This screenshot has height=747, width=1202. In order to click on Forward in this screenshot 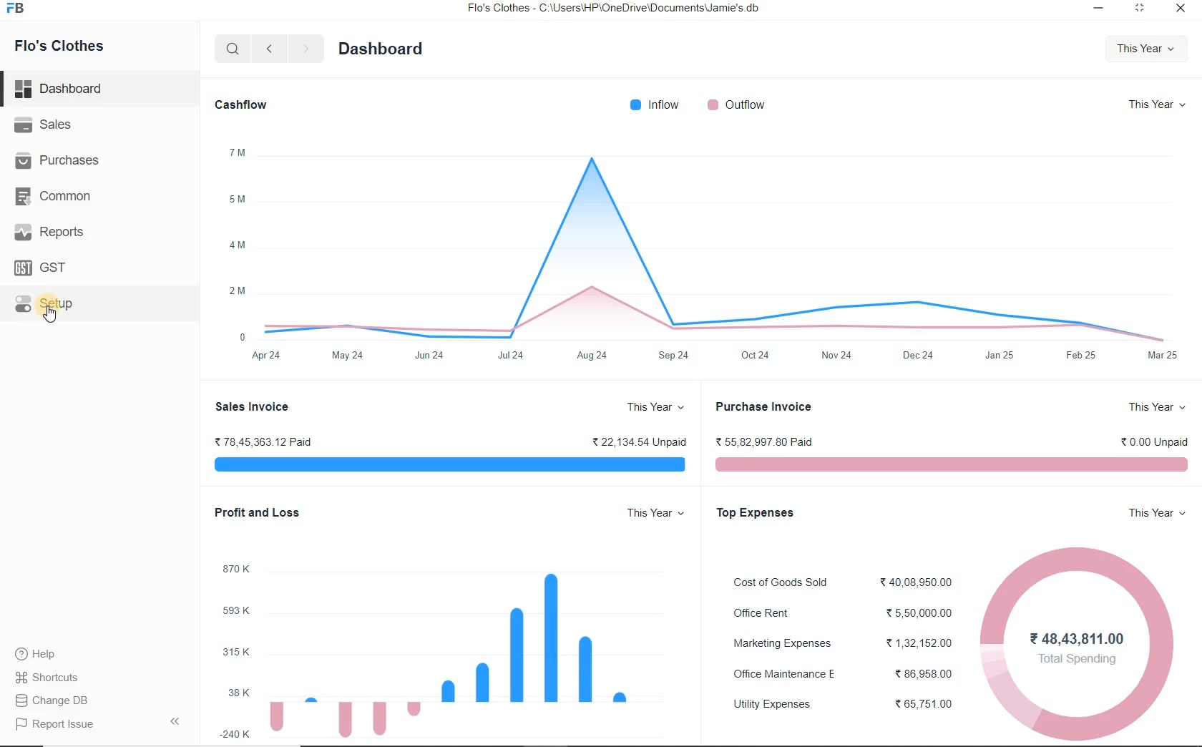, I will do `click(305, 47)`.